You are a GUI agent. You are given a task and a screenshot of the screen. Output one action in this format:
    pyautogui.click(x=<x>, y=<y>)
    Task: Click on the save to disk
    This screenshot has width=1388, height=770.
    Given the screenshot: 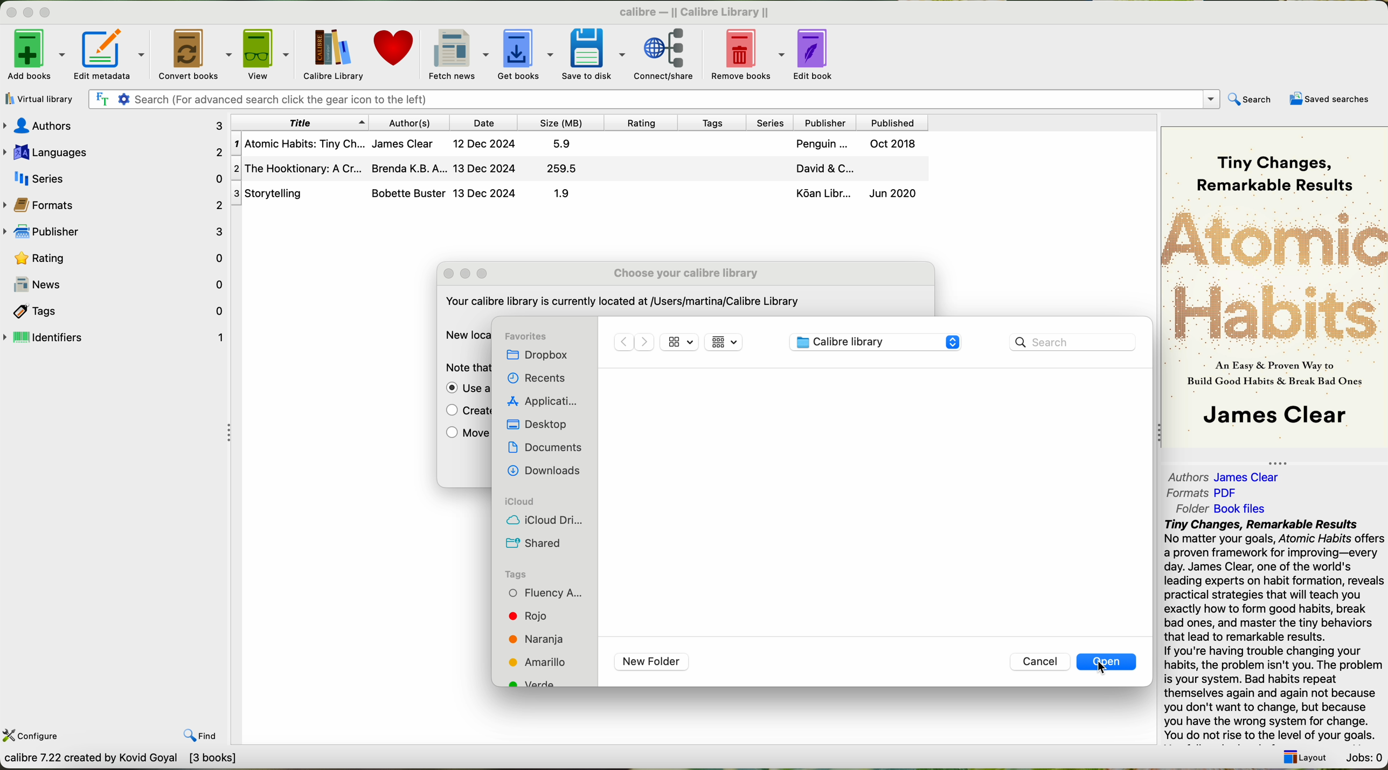 What is the action you would take?
    pyautogui.click(x=593, y=53)
    